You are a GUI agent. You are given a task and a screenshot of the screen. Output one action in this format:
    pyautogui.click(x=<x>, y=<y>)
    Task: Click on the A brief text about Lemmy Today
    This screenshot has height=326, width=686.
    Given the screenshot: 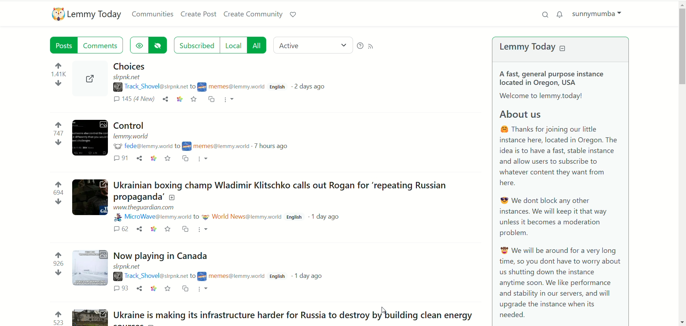 What is the action you would take?
    pyautogui.click(x=564, y=194)
    